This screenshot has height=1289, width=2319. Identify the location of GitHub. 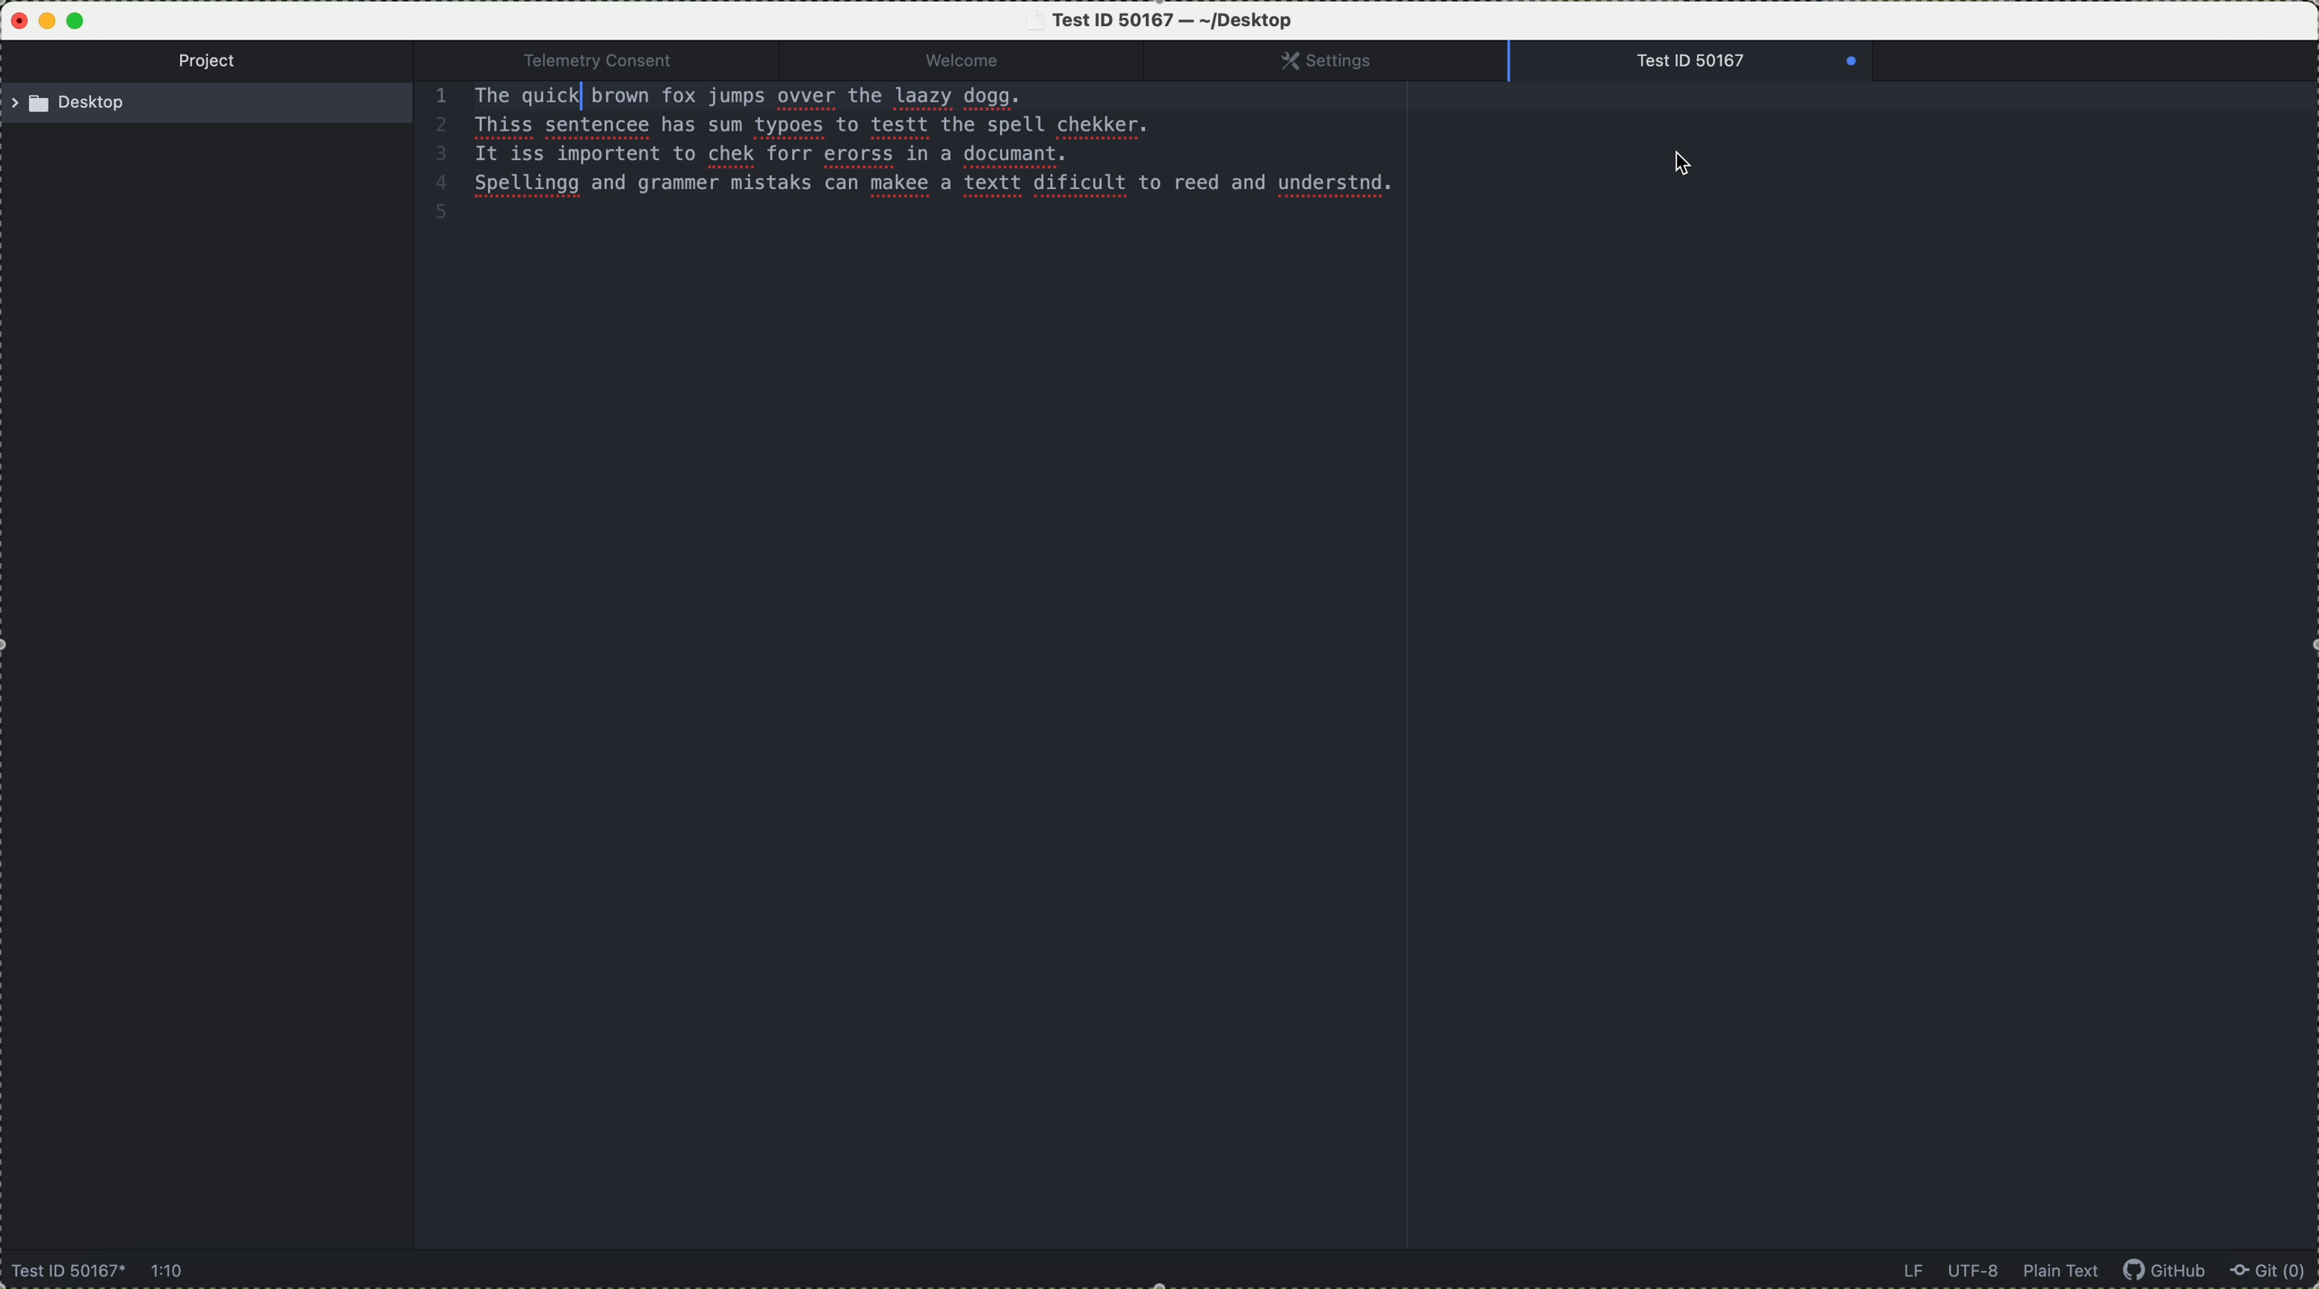
(2171, 1273).